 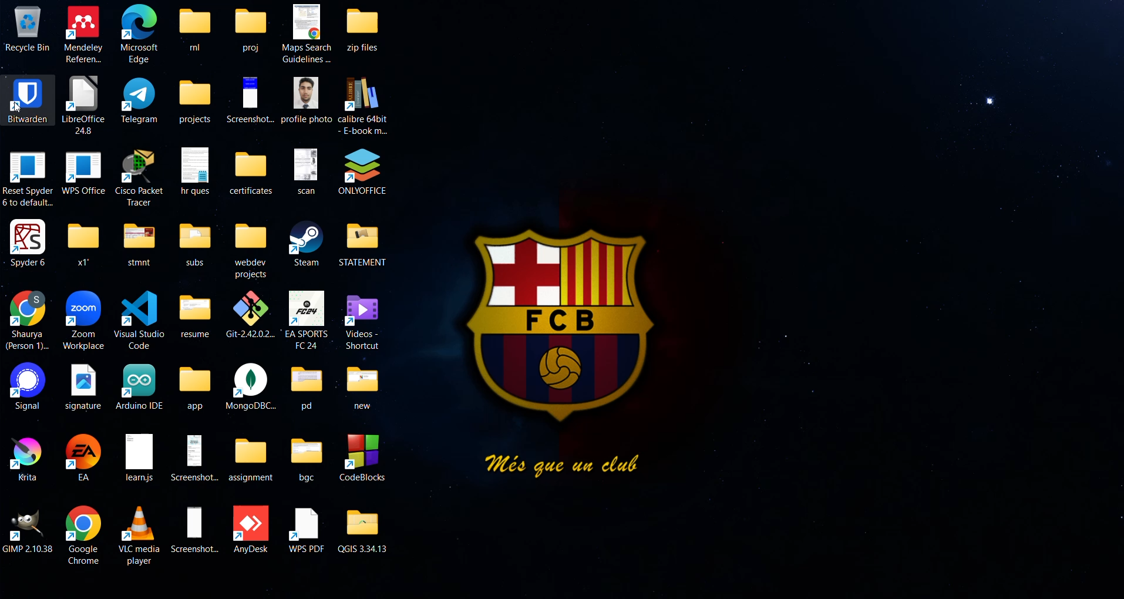 What do you see at coordinates (29, 530) in the screenshot?
I see `GIMP 2.10.38` at bounding box center [29, 530].